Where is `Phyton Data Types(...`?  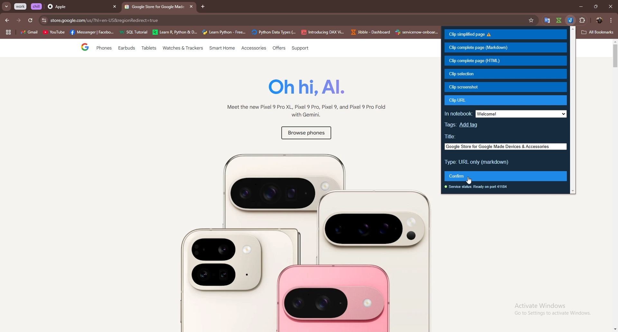
Phyton Data Types(... is located at coordinates (274, 32).